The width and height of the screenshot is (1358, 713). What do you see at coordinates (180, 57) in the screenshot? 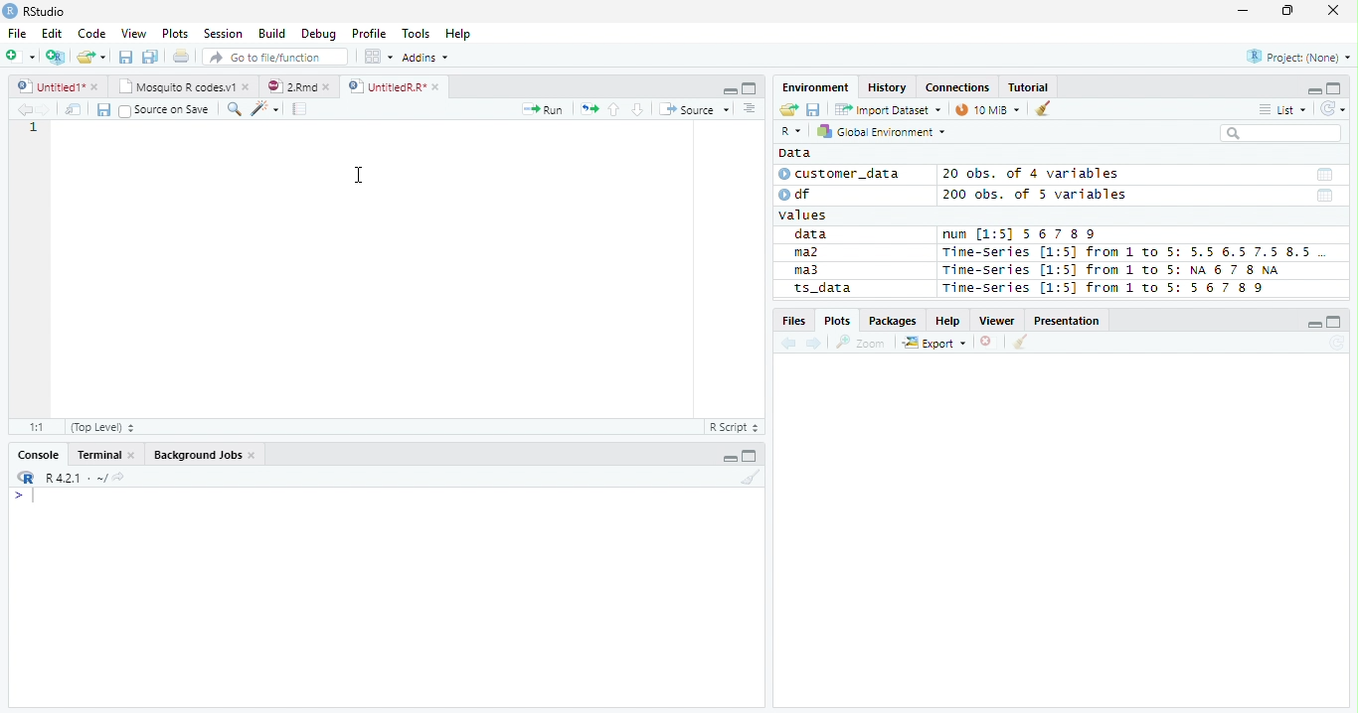
I see `Print` at bounding box center [180, 57].